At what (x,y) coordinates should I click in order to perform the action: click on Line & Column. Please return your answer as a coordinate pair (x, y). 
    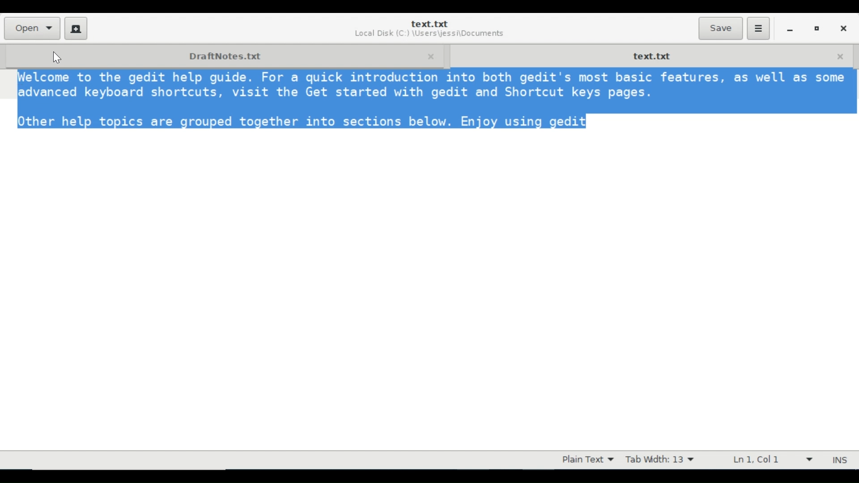
    Looking at the image, I should click on (770, 459).